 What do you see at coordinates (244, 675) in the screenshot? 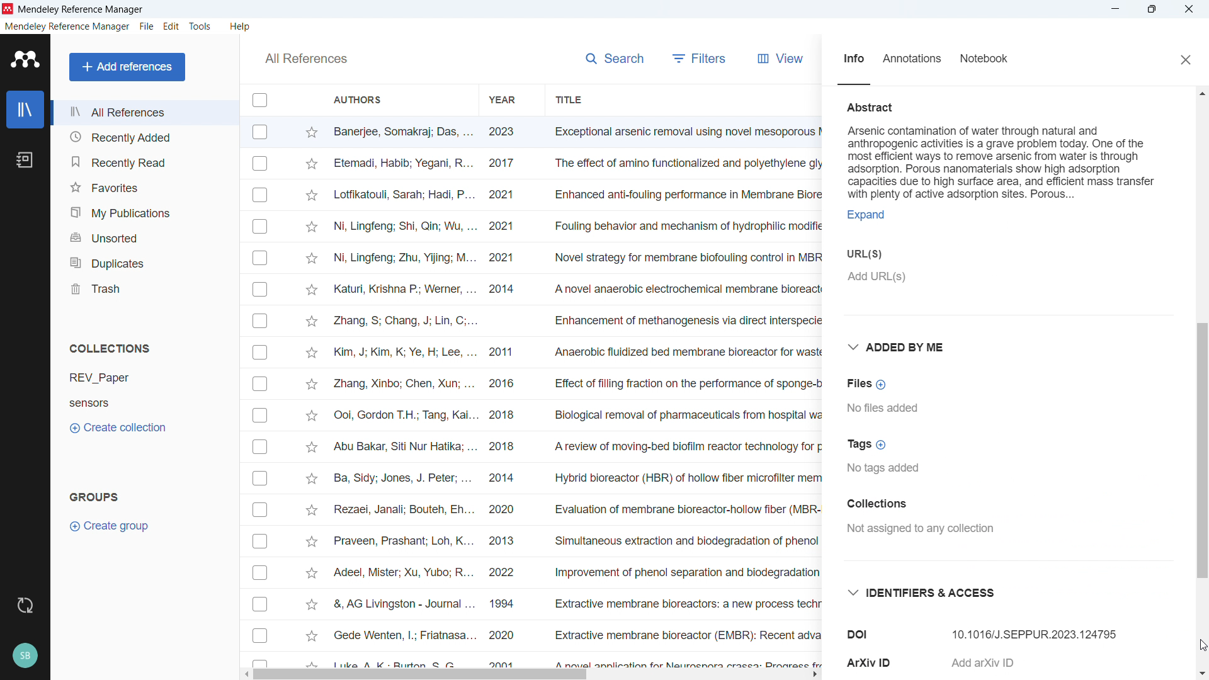
I see `Scroll left ` at bounding box center [244, 675].